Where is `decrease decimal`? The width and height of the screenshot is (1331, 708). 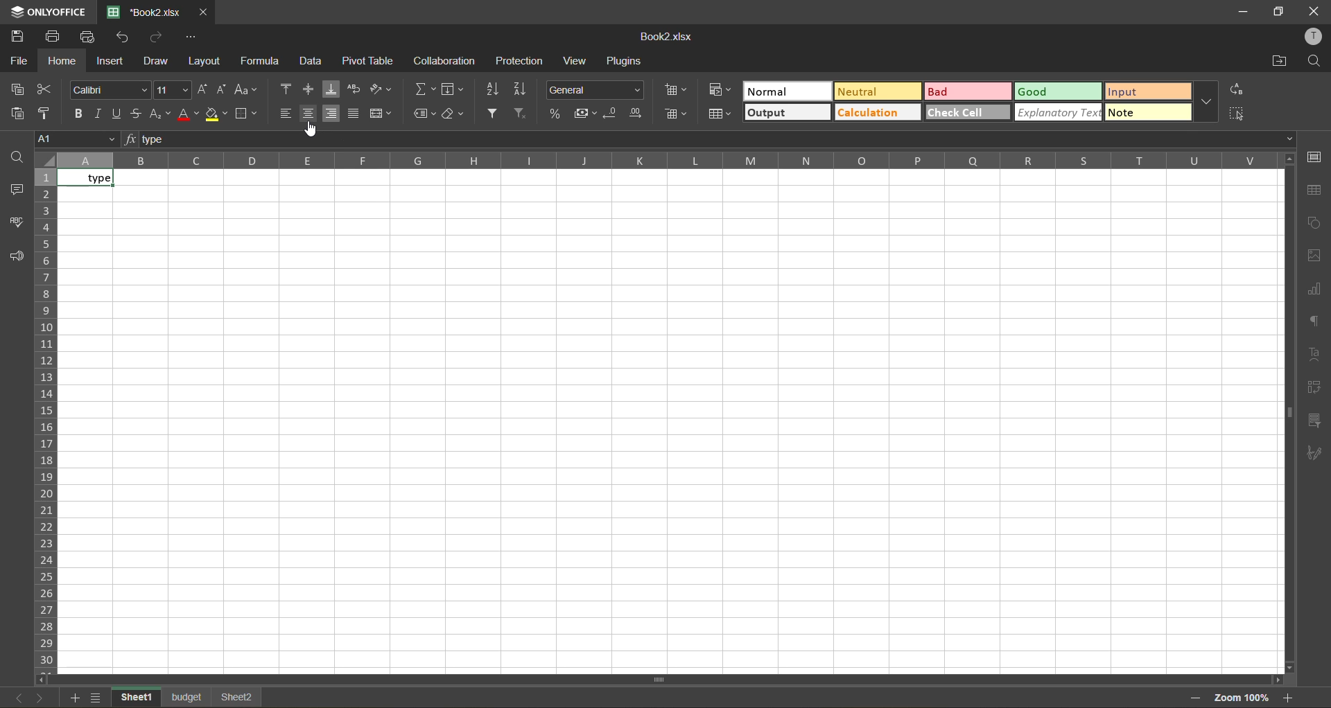 decrease decimal is located at coordinates (611, 113).